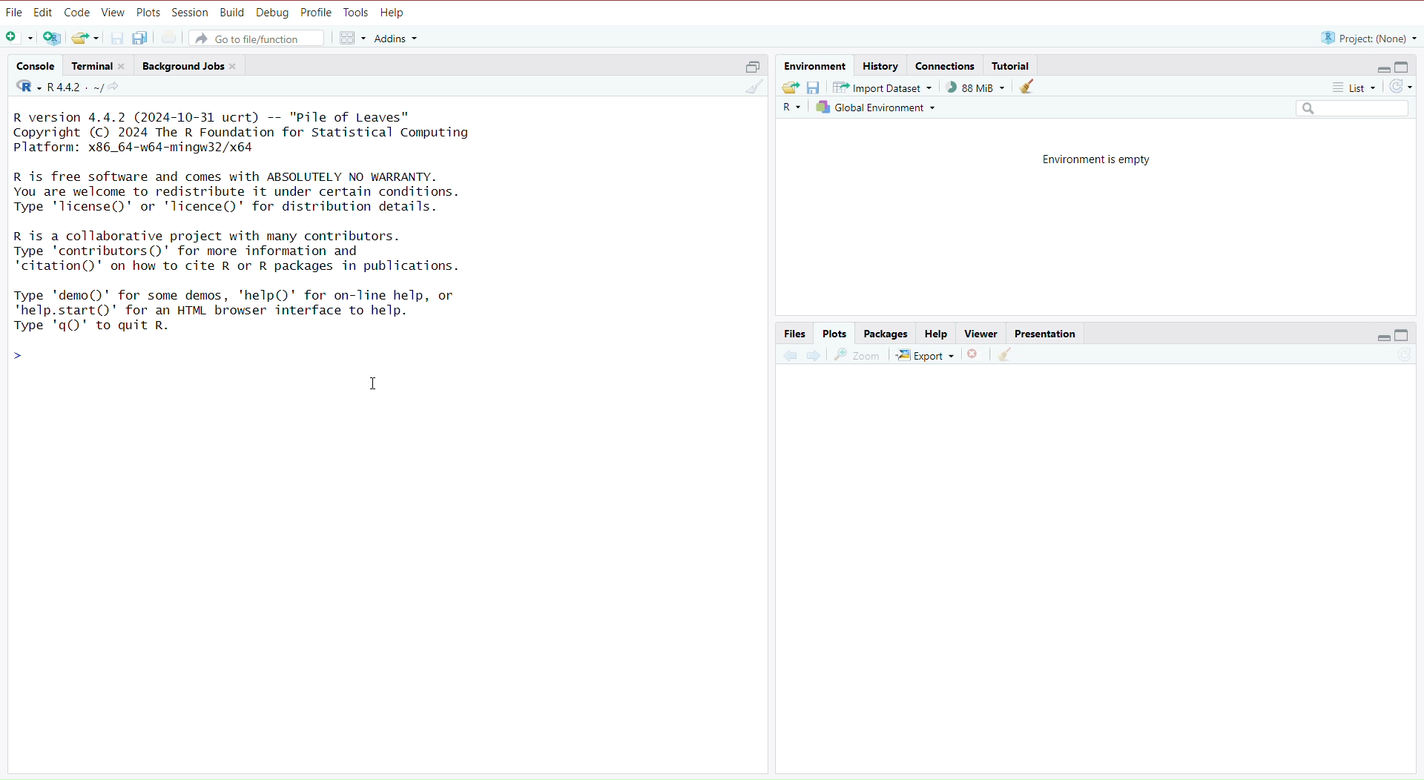 The height and width of the screenshot is (780, 1424). What do you see at coordinates (1381, 337) in the screenshot?
I see `expand` at bounding box center [1381, 337].